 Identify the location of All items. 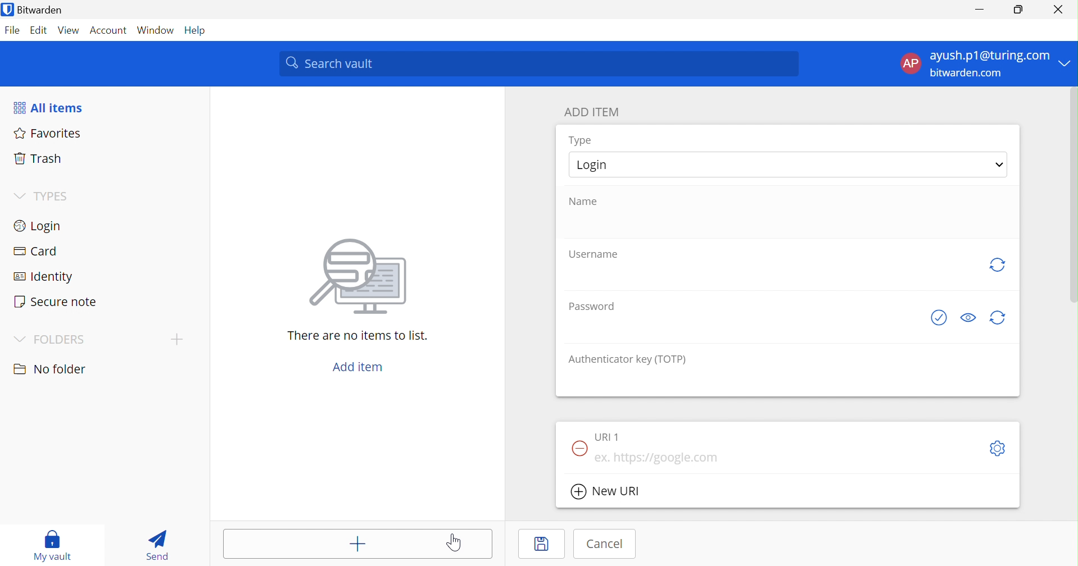
(50, 107).